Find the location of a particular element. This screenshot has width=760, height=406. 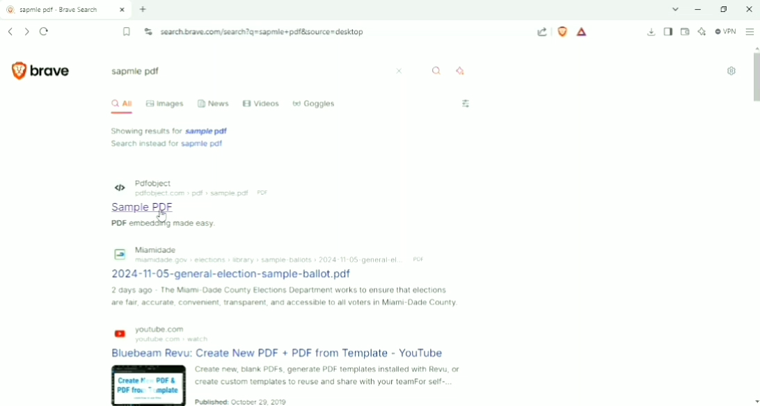

Leo AI is located at coordinates (702, 32).